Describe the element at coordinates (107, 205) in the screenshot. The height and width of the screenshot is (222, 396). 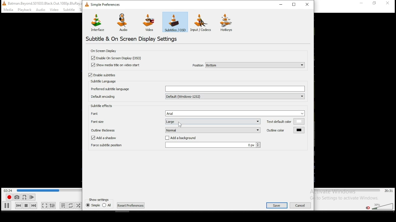
I see `all` at that location.